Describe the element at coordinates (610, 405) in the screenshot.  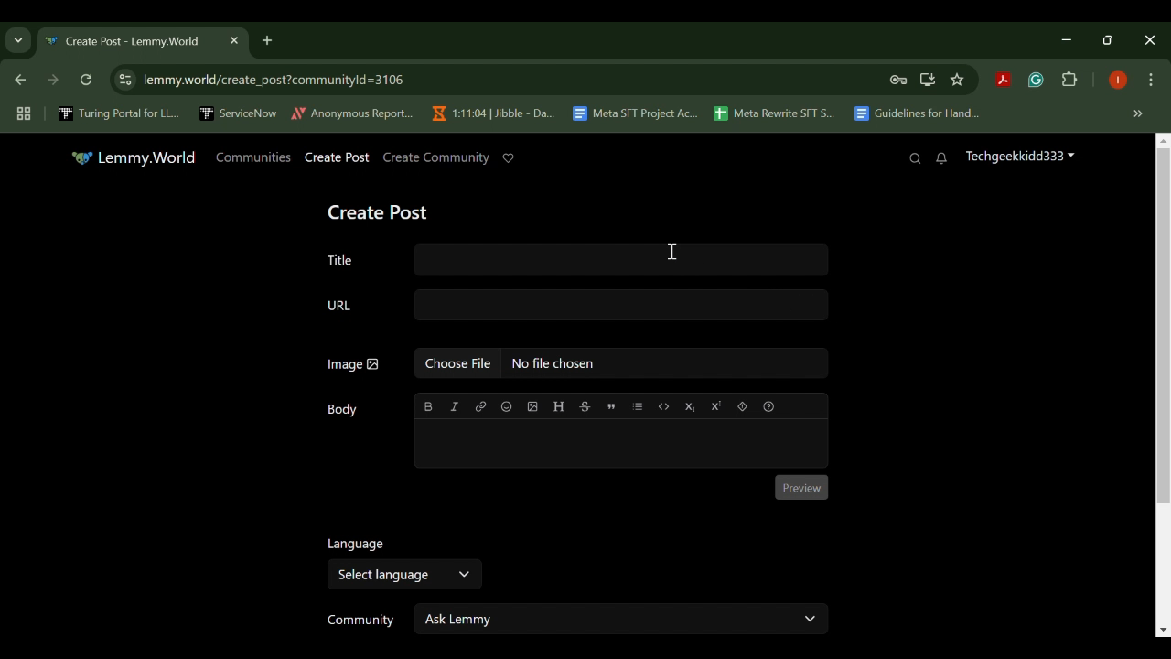
I see `quote` at that location.